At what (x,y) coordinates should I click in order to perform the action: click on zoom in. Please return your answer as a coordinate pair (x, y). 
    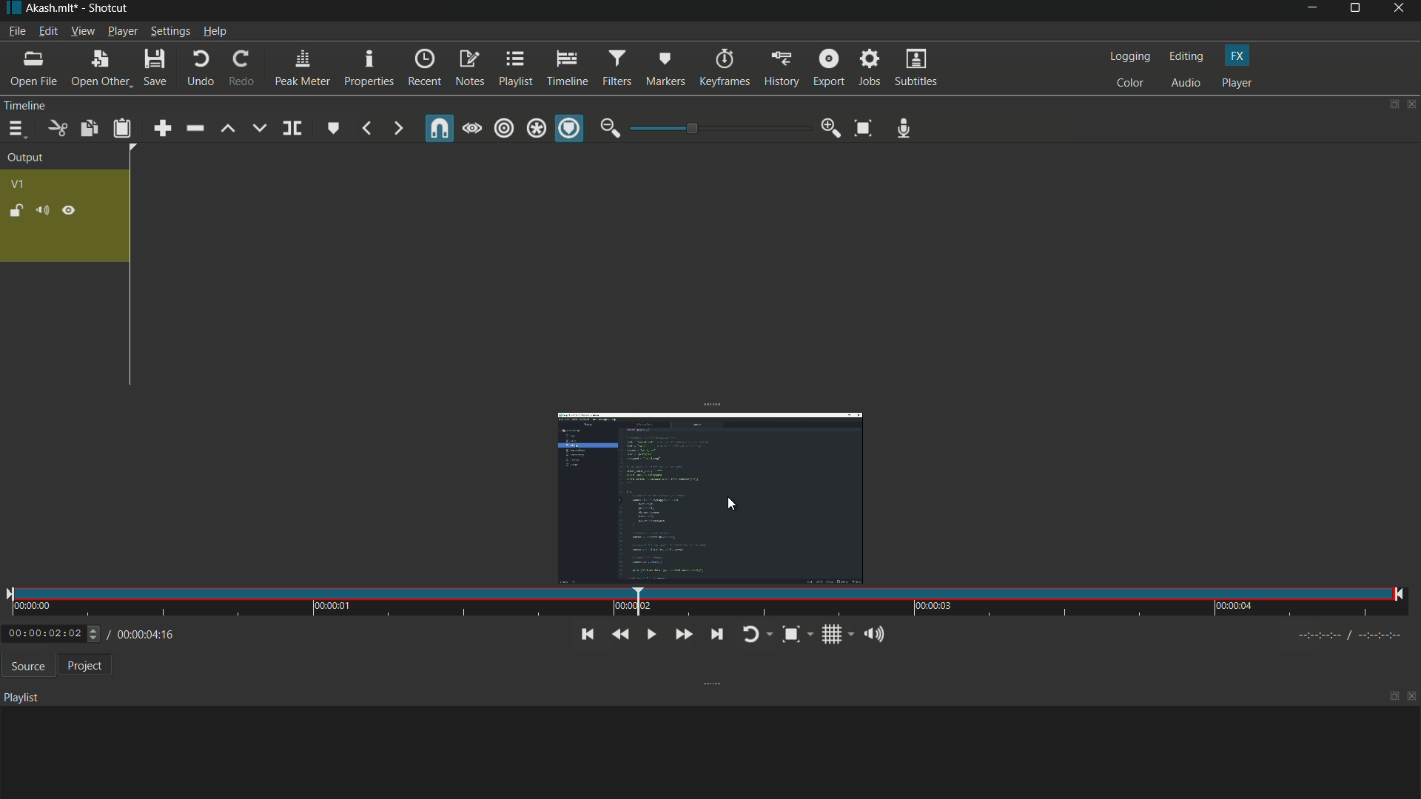
    Looking at the image, I should click on (831, 128).